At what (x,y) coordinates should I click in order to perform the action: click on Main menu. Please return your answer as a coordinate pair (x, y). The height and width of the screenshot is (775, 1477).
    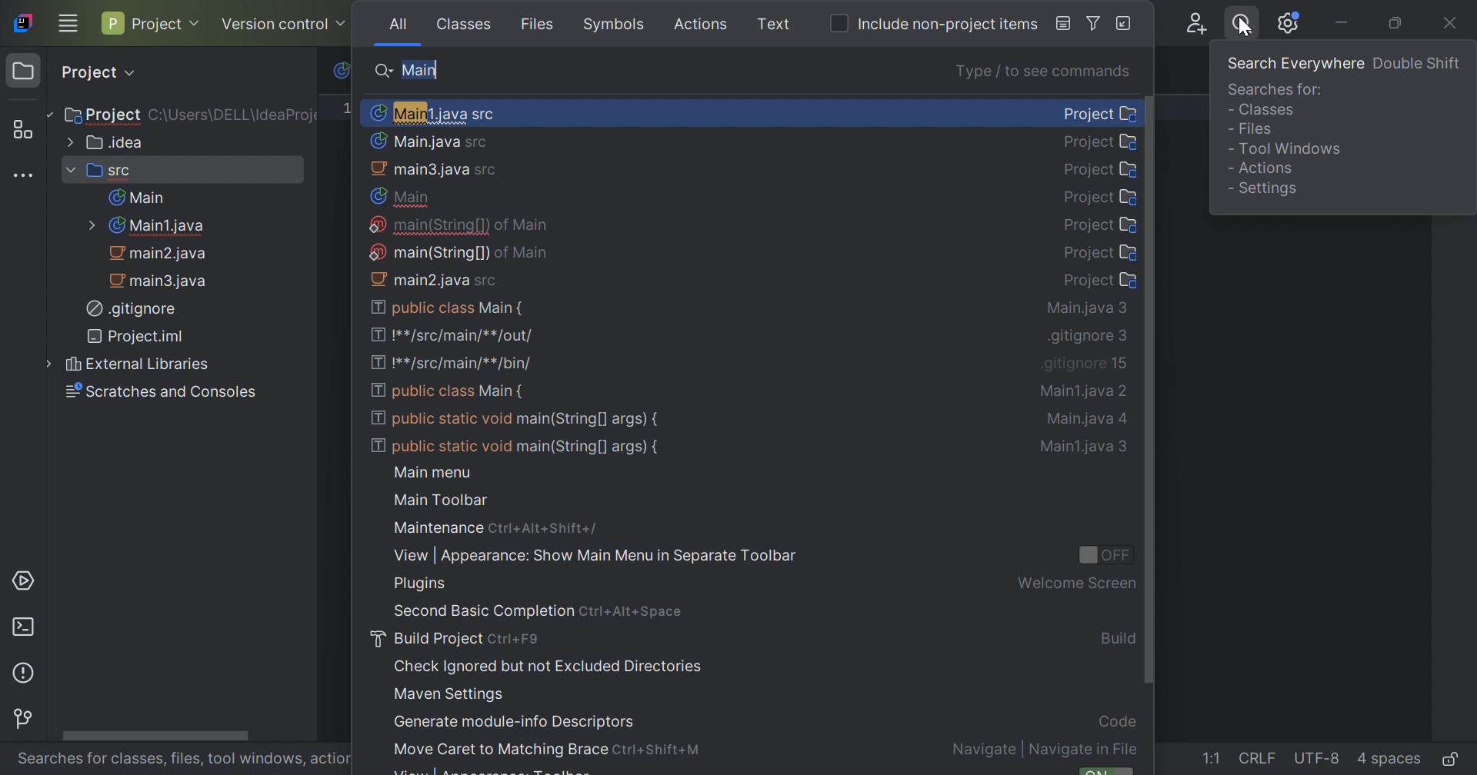
    Looking at the image, I should click on (432, 471).